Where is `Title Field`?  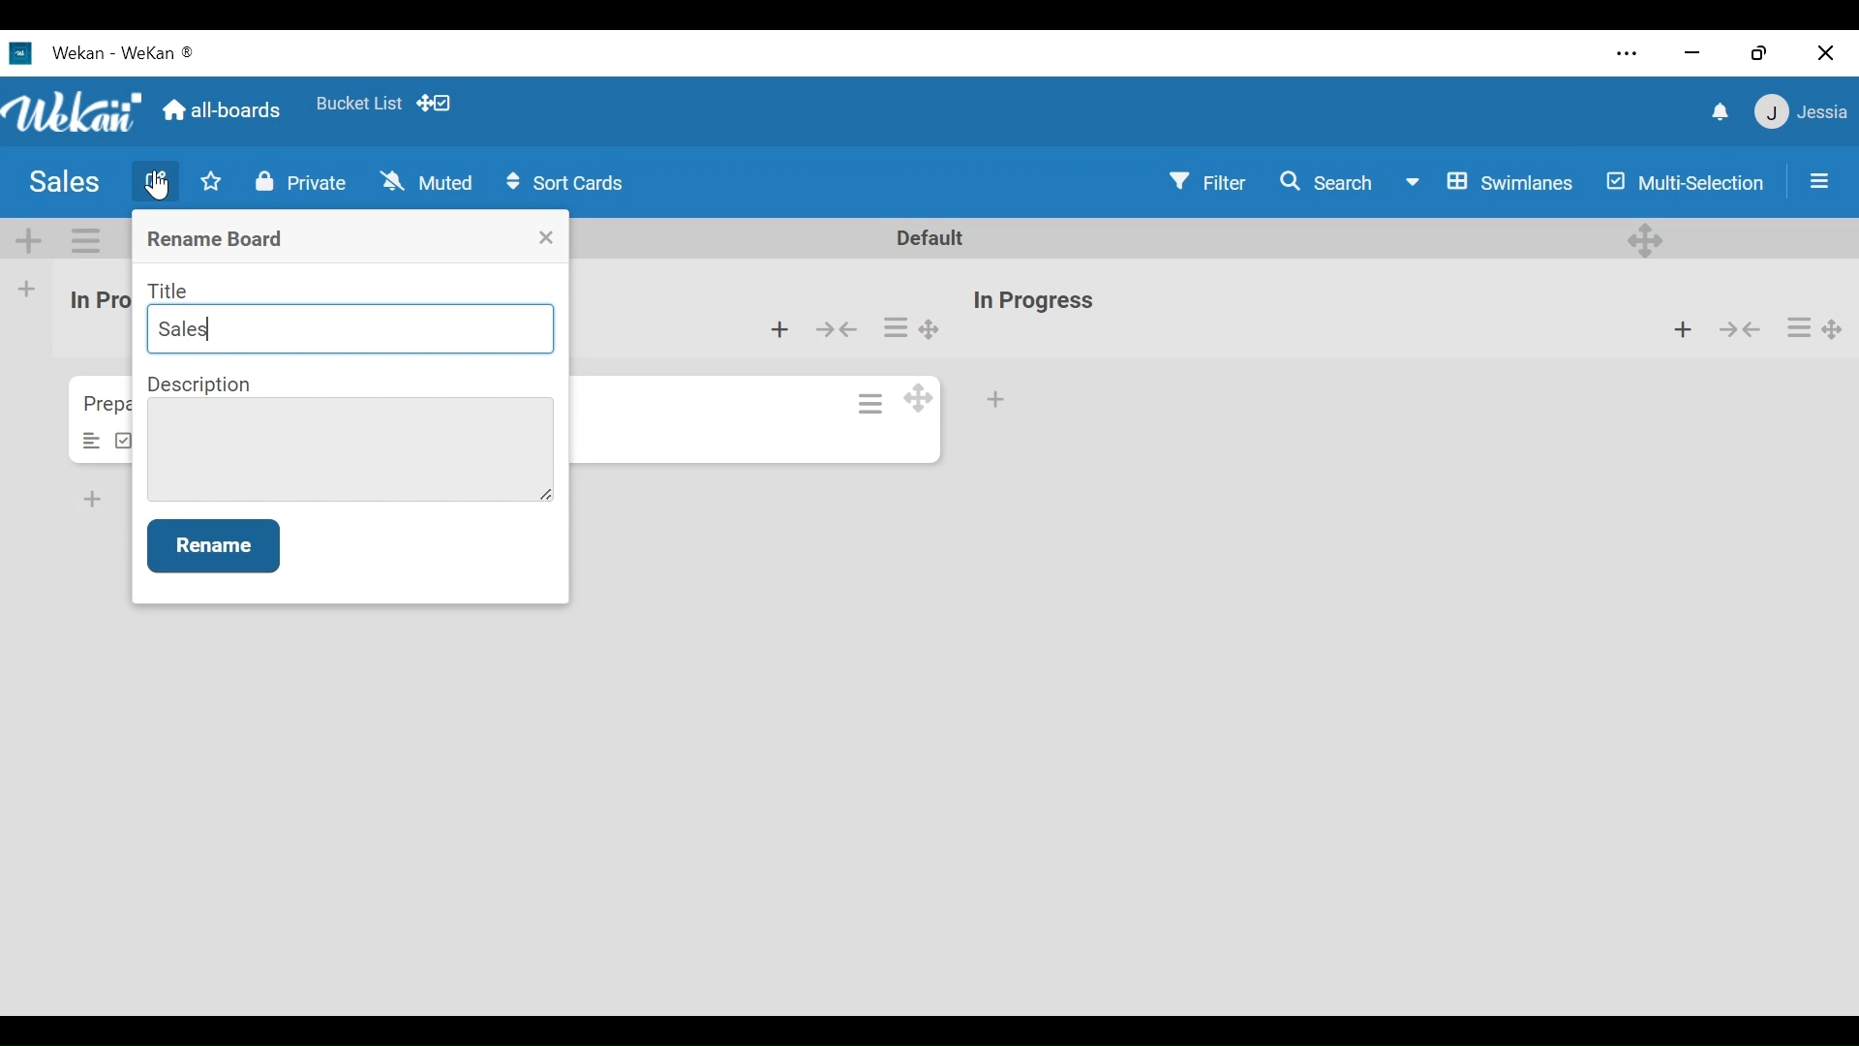
Title Field is located at coordinates (352, 329).